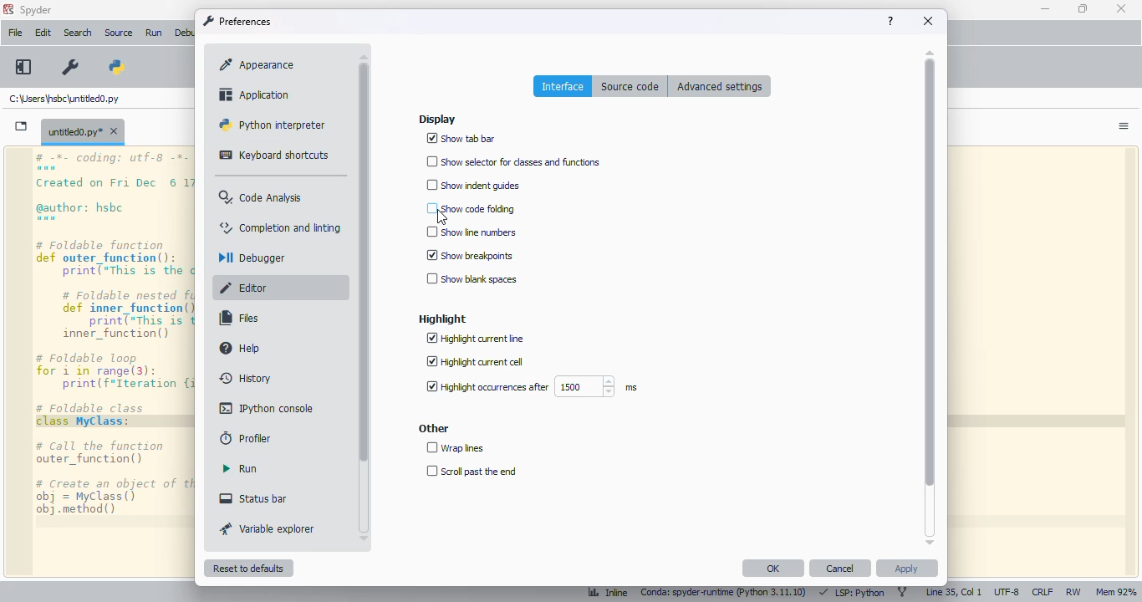 The image size is (1142, 602). I want to click on help, so click(242, 348).